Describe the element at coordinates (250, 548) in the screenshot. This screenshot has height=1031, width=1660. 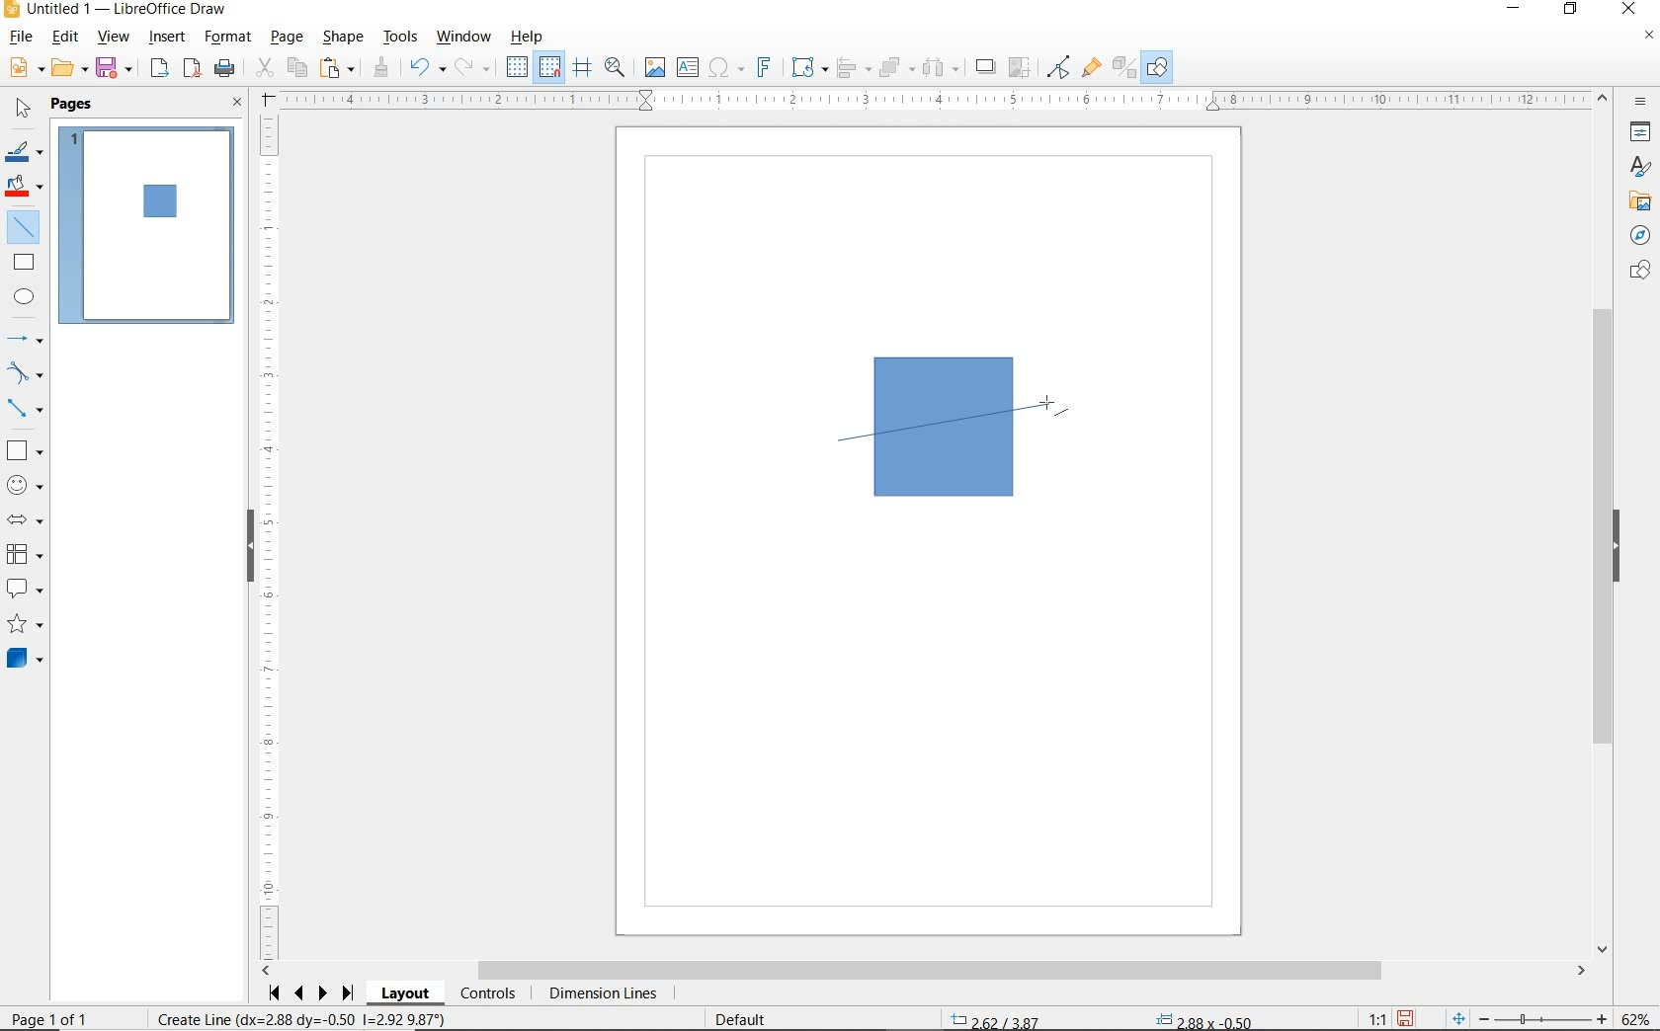
I see `HIDE` at that location.